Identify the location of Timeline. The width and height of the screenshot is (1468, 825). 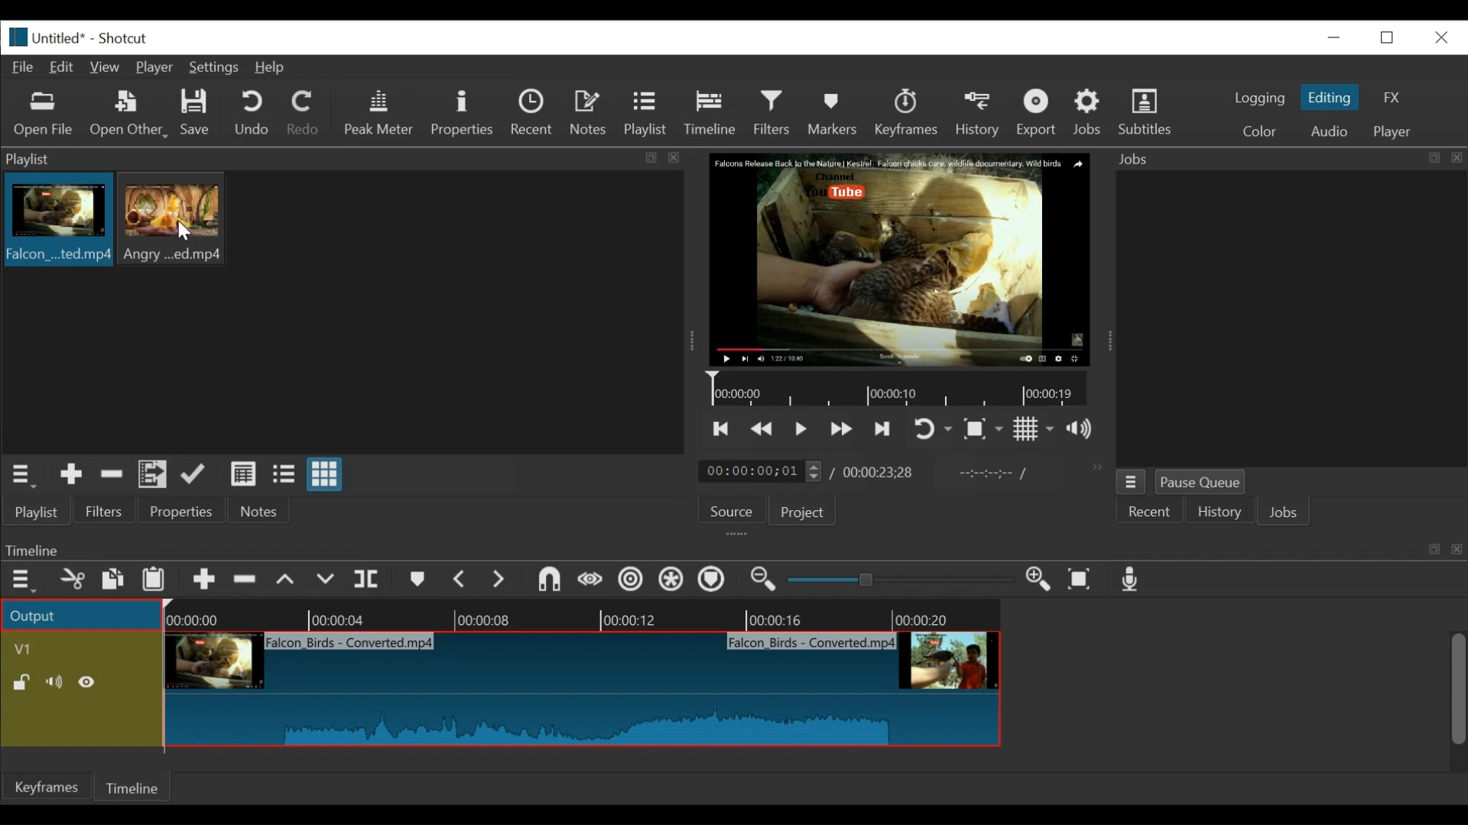
(135, 785).